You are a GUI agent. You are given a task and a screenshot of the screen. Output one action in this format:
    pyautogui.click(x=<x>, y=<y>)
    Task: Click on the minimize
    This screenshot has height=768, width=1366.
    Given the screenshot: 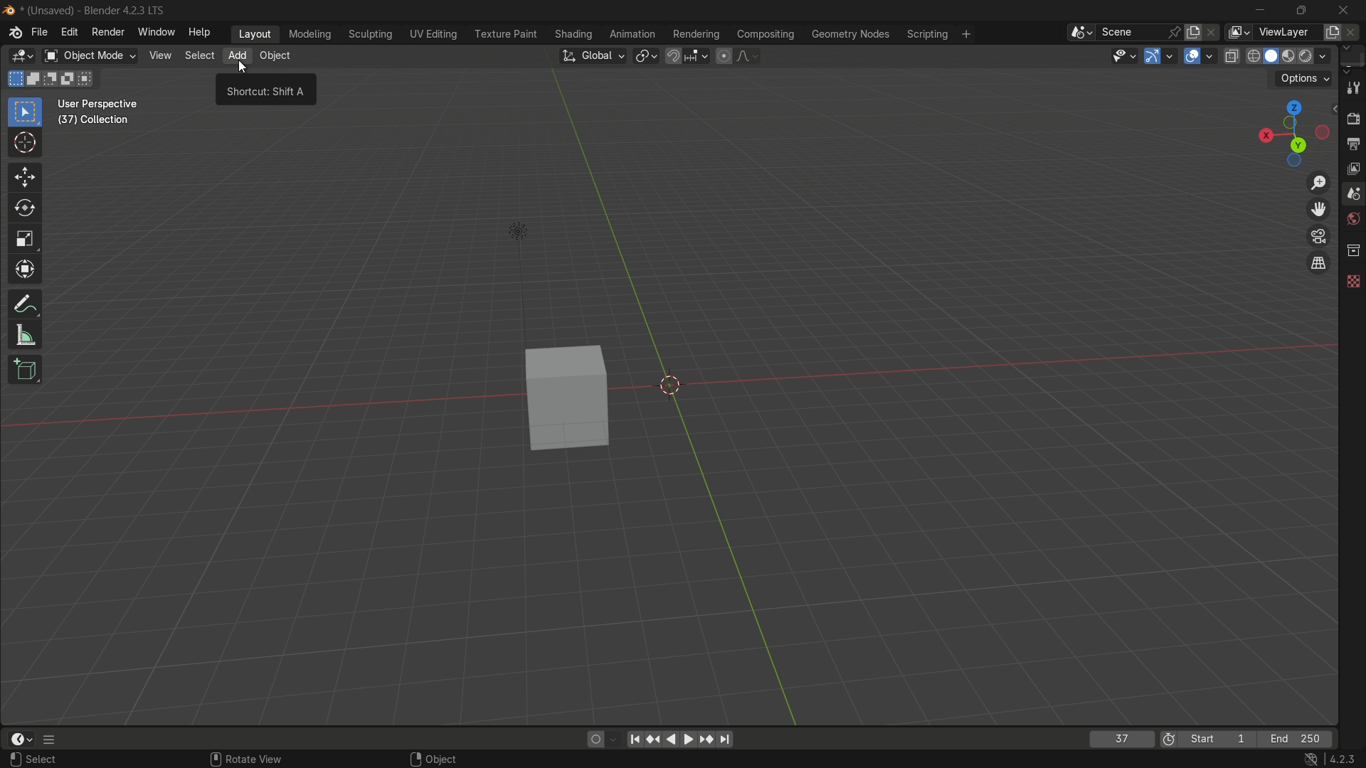 What is the action you would take?
    pyautogui.click(x=1256, y=11)
    